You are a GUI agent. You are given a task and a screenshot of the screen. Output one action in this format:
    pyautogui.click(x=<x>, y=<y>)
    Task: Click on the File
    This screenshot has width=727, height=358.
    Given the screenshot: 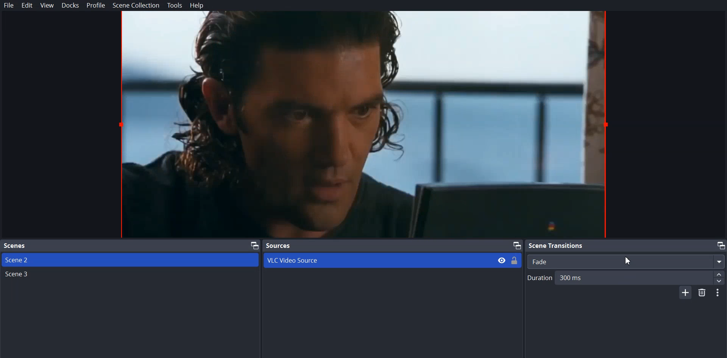 What is the action you would take?
    pyautogui.click(x=9, y=5)
    